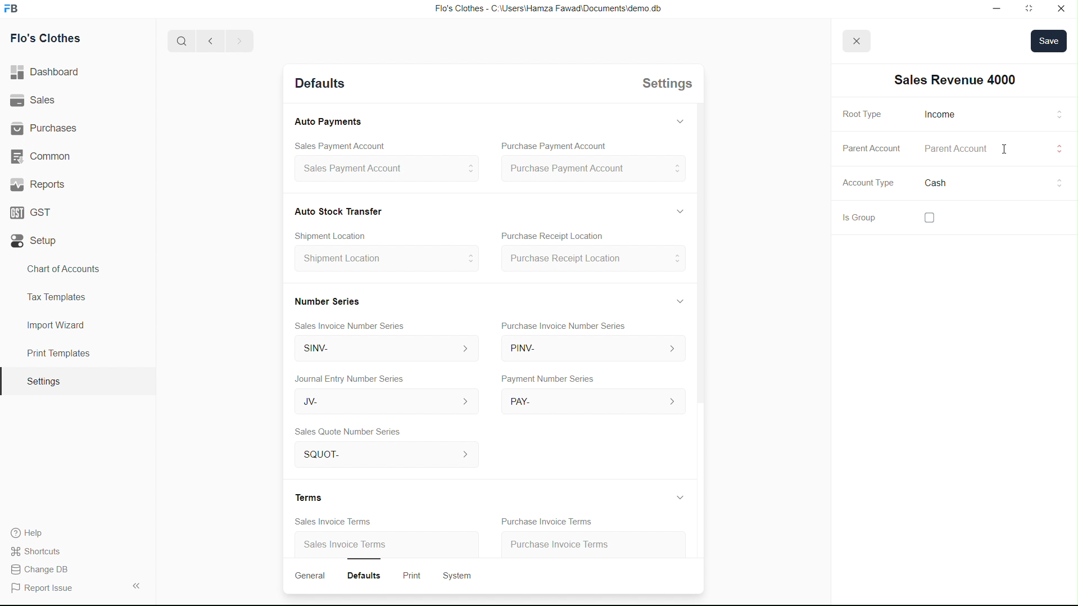 The image size is (1078, 606). I want to click on Auto Payments, so click(328, 122).